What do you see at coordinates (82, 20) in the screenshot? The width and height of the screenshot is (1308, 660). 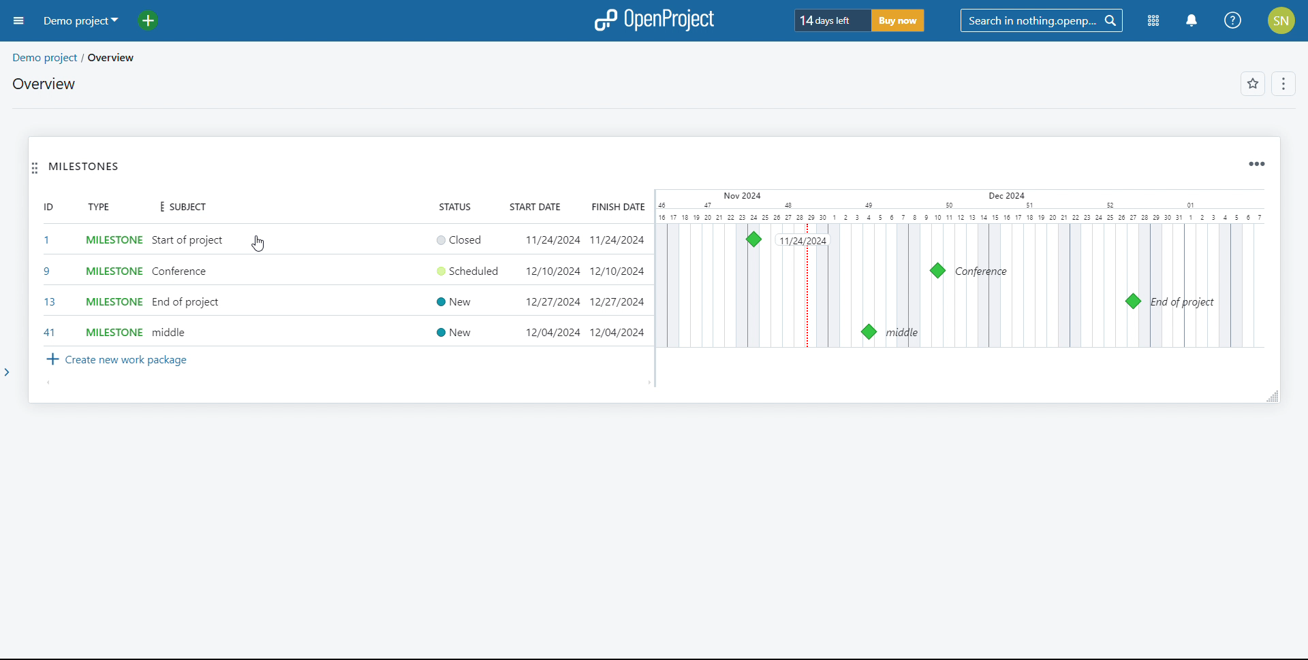 I see `demo project` at bounding box center [82, 20].